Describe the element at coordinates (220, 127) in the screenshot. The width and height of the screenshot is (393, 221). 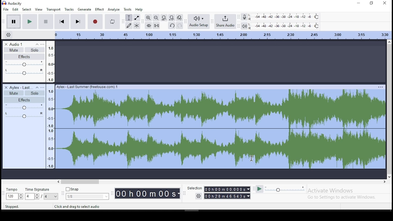
I see `audio track` at that location.